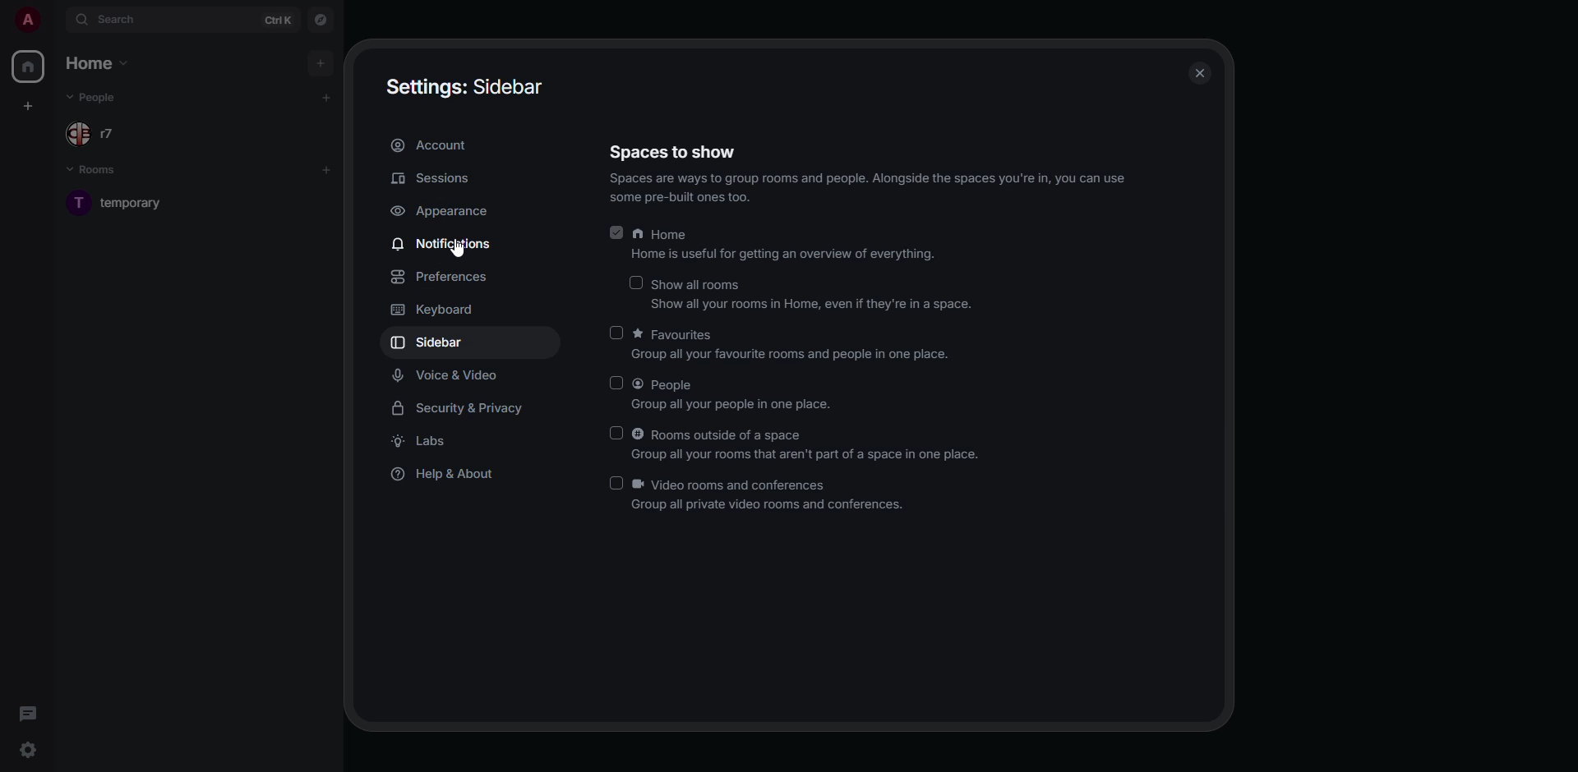  What do you see at coordinates (100, 133) in the screenshot?
I see `people` at bounding box center [100, 133].